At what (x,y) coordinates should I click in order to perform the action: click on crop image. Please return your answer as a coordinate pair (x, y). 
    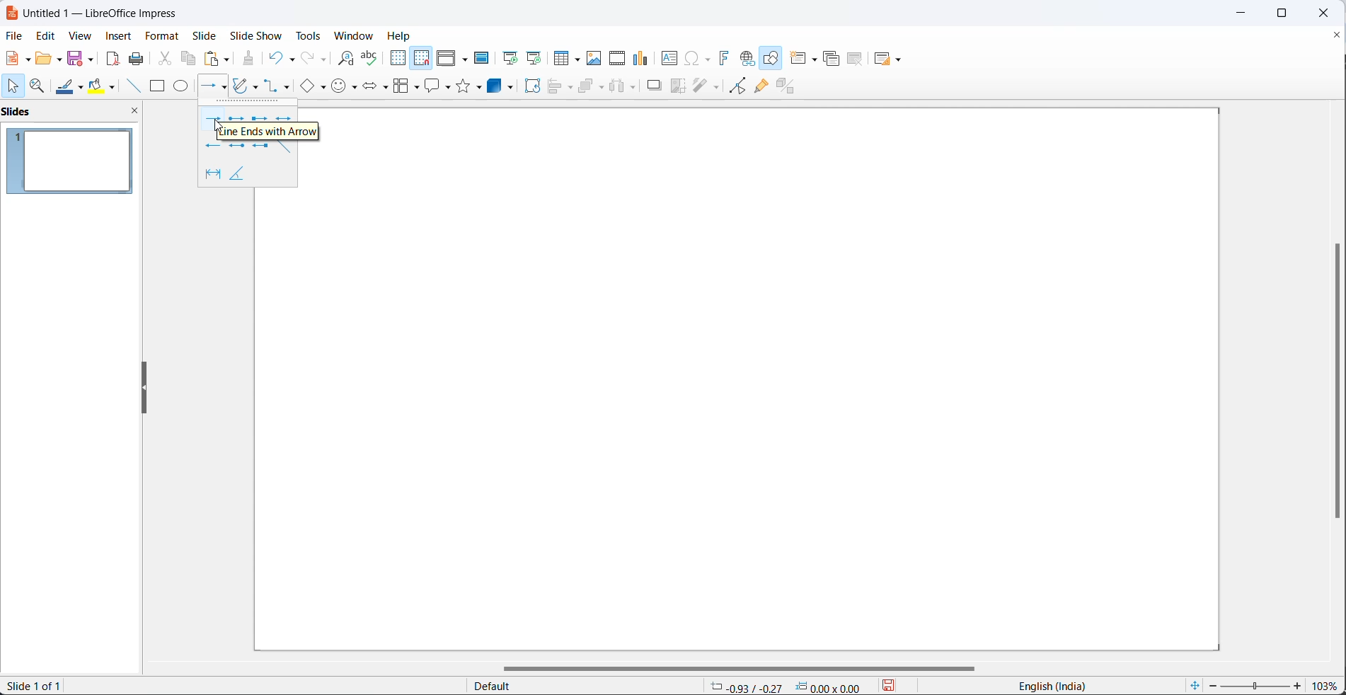
    Looking at the image, I should click on (679, 87).